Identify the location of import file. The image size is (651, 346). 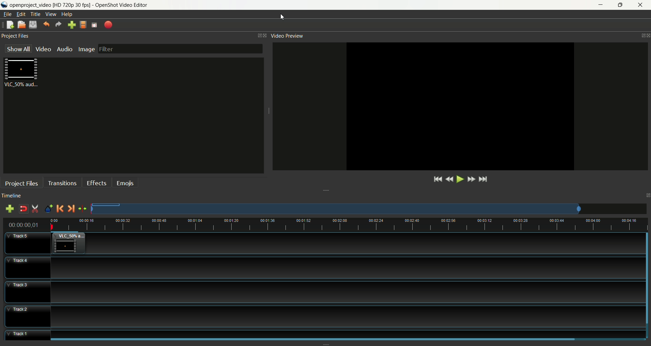
(70, 25).